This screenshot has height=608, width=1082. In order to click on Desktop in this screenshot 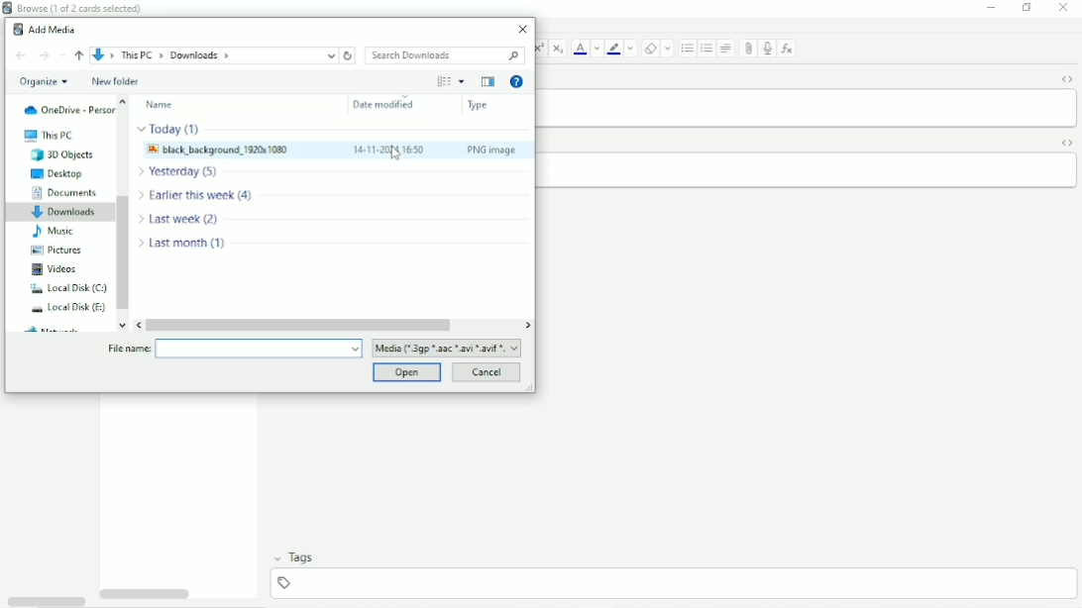, I will do `click(60, 173)`.